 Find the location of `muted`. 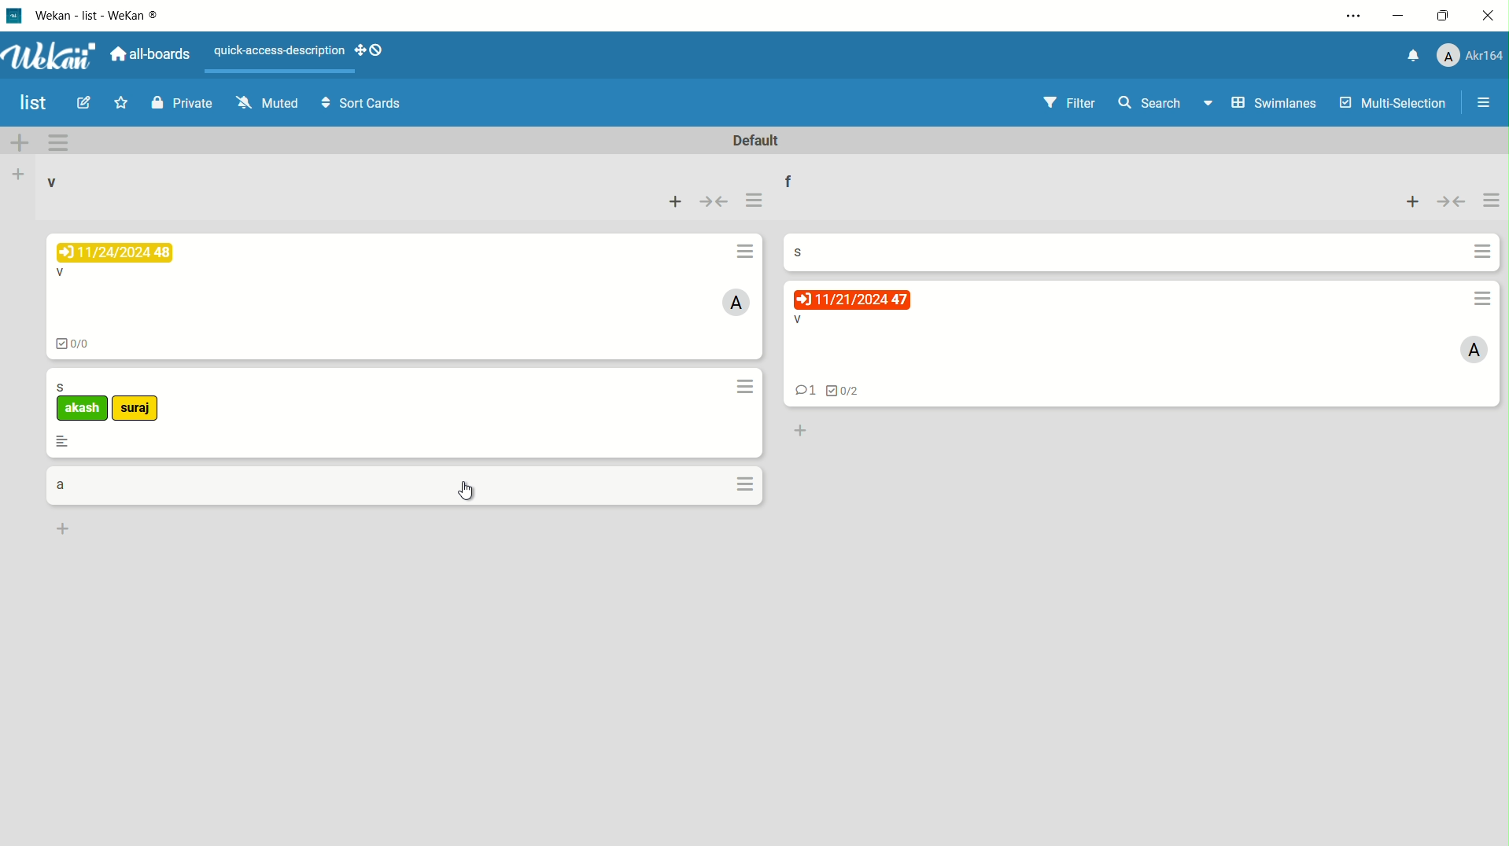

muted is located at coordinates (266, 103).